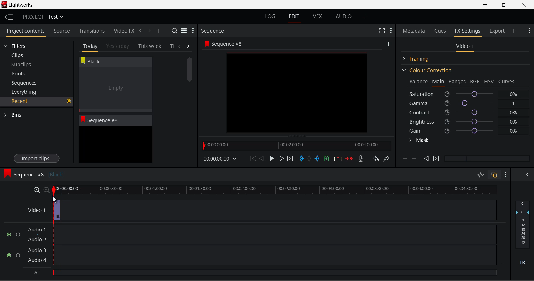 Image resolution: width=534 pixels, height=281 pixels. I want to click on Back to Homepage, so click(7, 17).